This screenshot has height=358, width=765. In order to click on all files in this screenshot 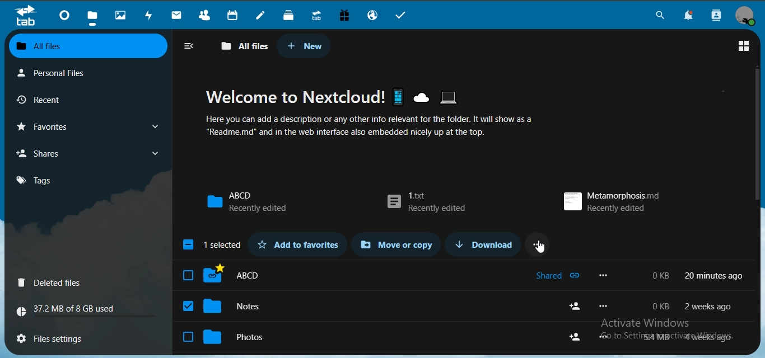, I will do `click(87, 45)`.